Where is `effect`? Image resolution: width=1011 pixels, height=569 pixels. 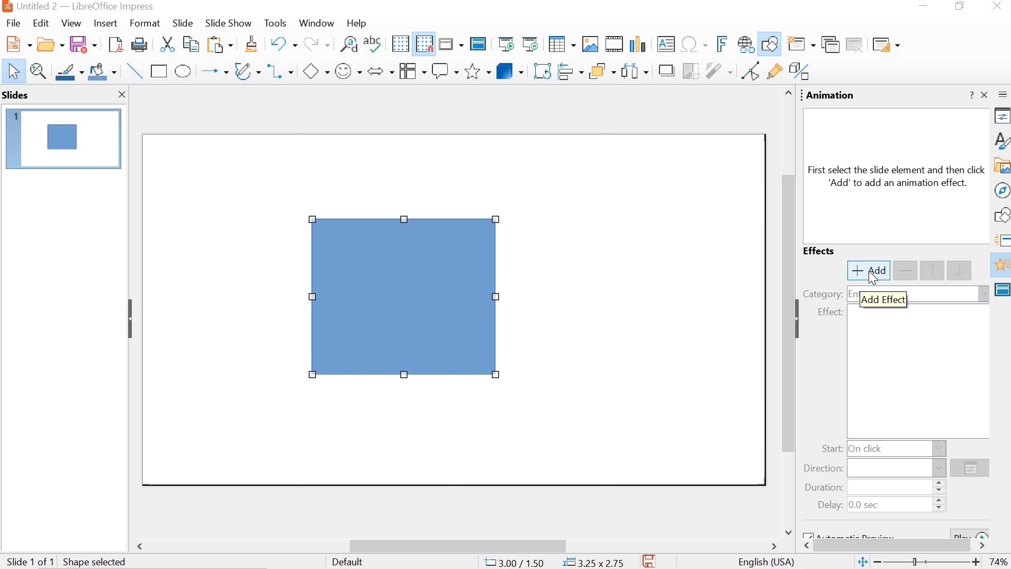 effect is located at coordinates (835, 313).